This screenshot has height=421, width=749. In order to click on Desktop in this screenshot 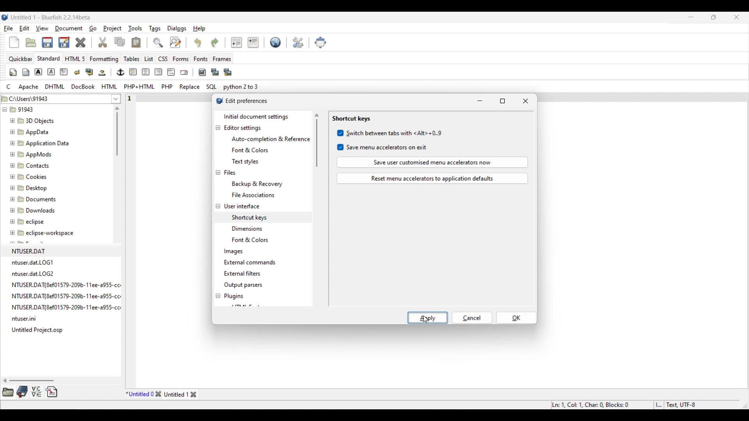, I will do `click(33, 187)`.